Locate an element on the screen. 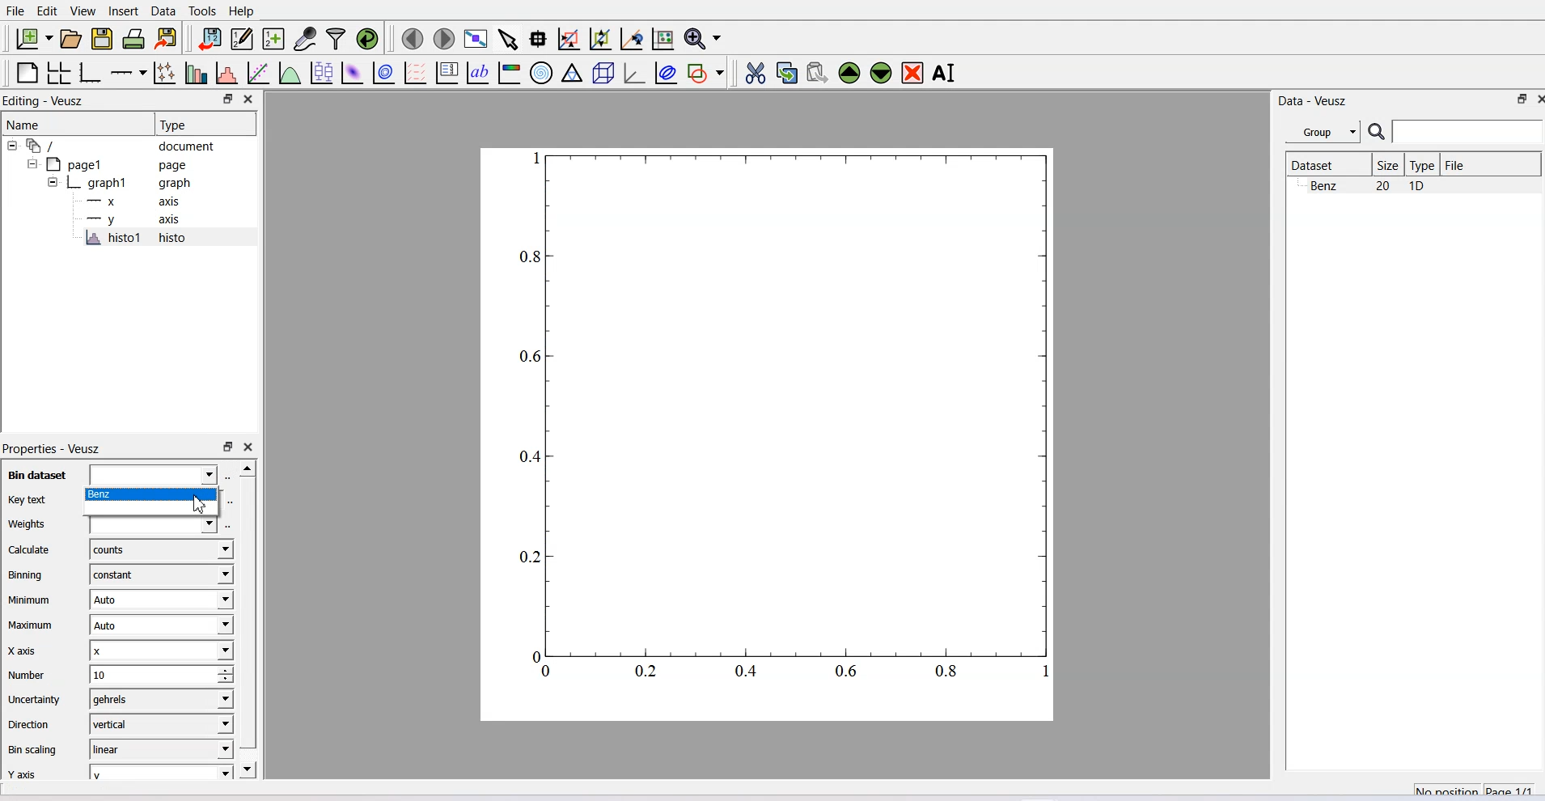 The height and width of the screenshot is (801, 1545). Arrange graph in grid is located at coordinates (58, 73).